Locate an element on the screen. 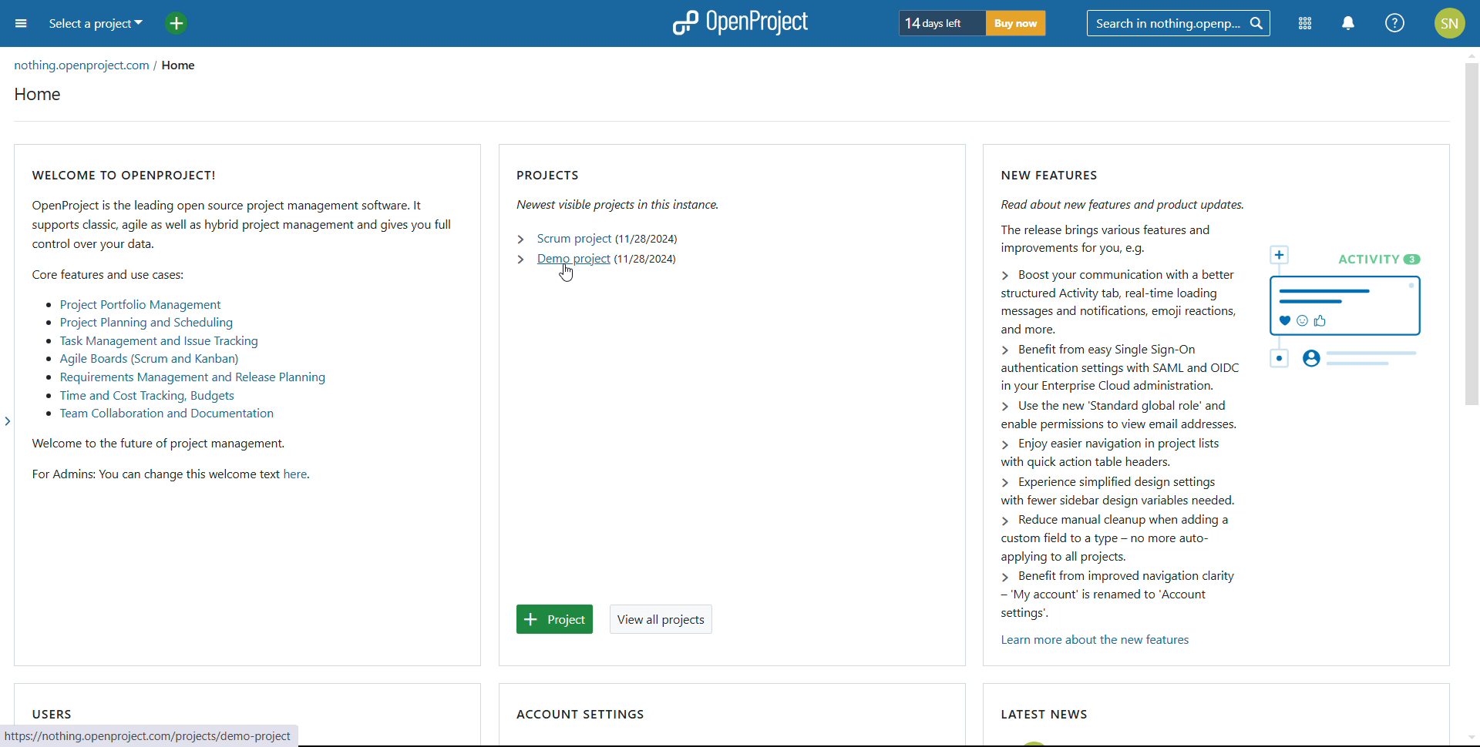  organization url is located at coordinates (79, 67).